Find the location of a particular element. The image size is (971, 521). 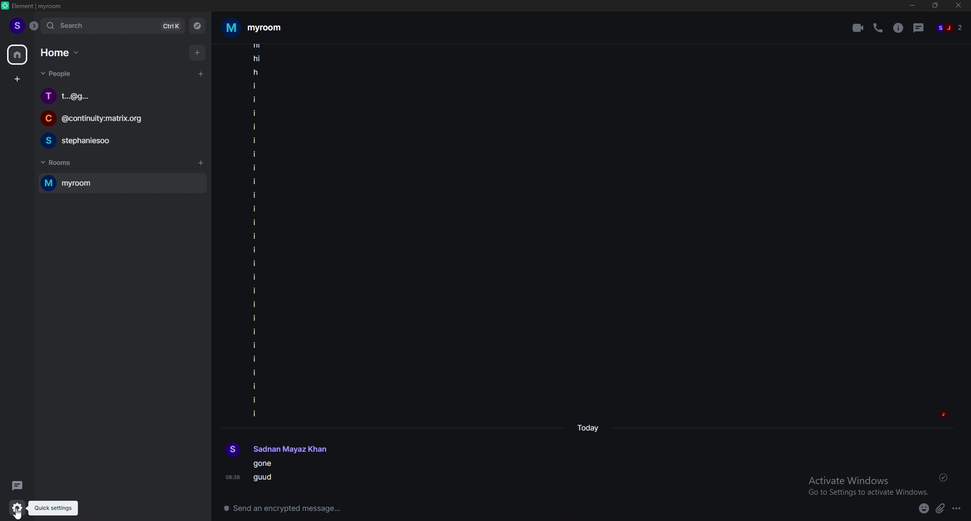

resize is located at coordinates (937, 6).